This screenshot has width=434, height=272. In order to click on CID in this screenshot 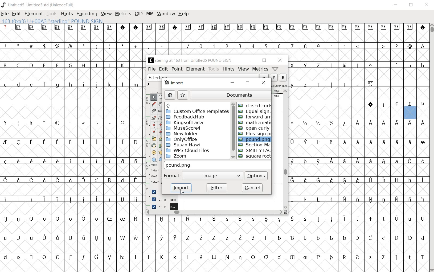, I will do `click(138, 14)`.